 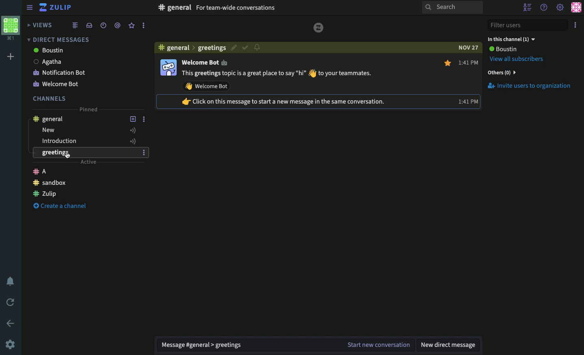 I want to click on Others, so click(x=504, y=73).